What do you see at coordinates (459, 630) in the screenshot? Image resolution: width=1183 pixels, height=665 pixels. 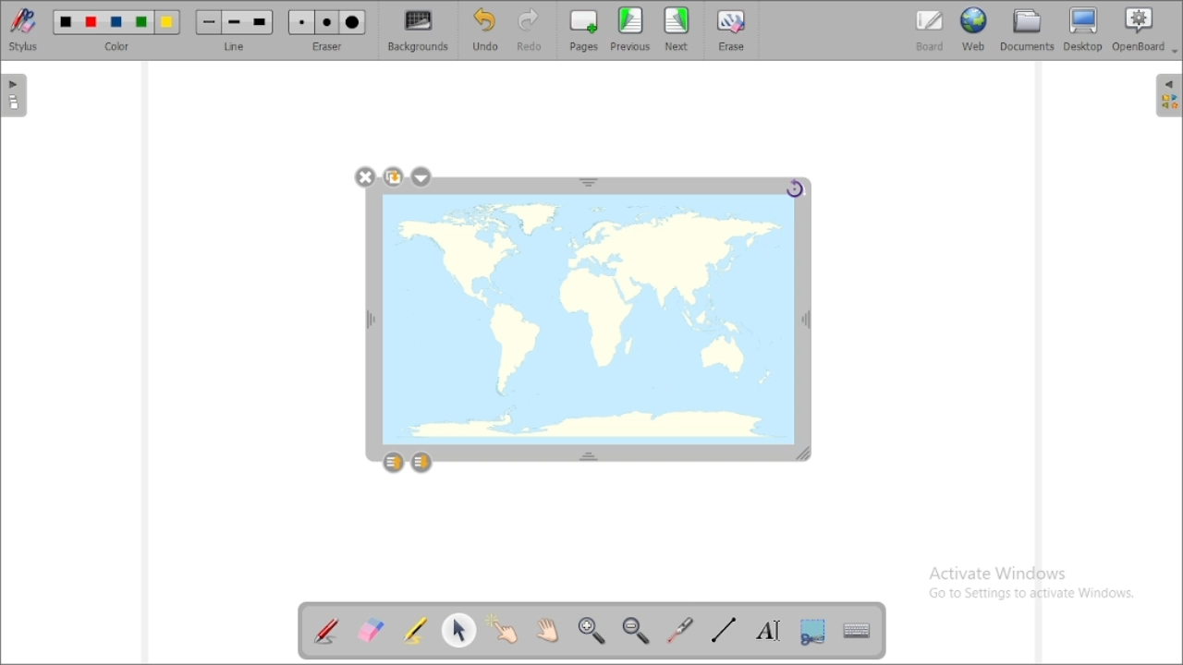 I see `select and modify objects` at bounding box center [459, 630].